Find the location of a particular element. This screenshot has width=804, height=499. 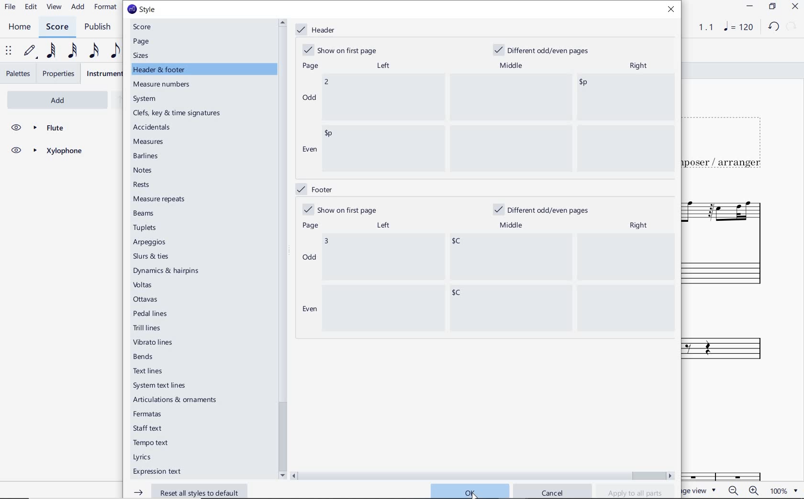

odd is located at coordinates (309, 97).